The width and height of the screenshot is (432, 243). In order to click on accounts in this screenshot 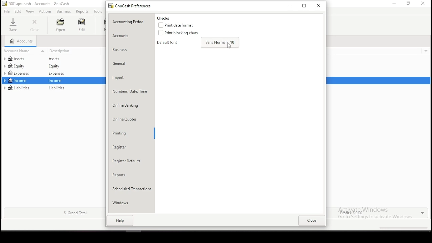, I will do `click(21, 41)`.